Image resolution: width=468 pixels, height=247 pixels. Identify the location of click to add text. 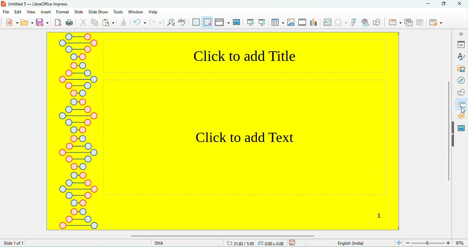
(243, 136).